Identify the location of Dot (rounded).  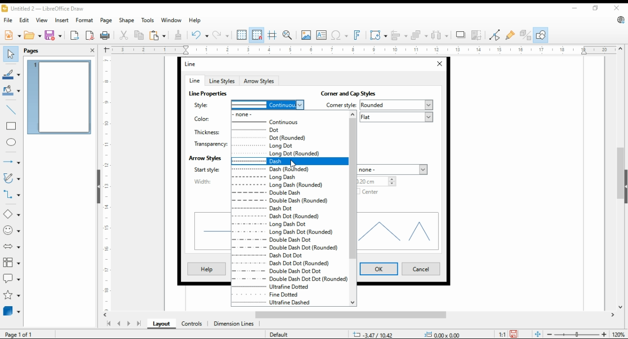
(289, 137).